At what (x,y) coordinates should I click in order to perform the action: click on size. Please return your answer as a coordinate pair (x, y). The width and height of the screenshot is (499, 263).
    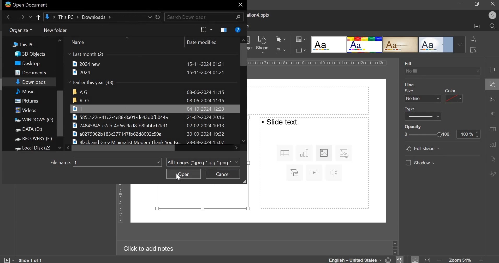
    Looking at the image, I should click on (411, 91).